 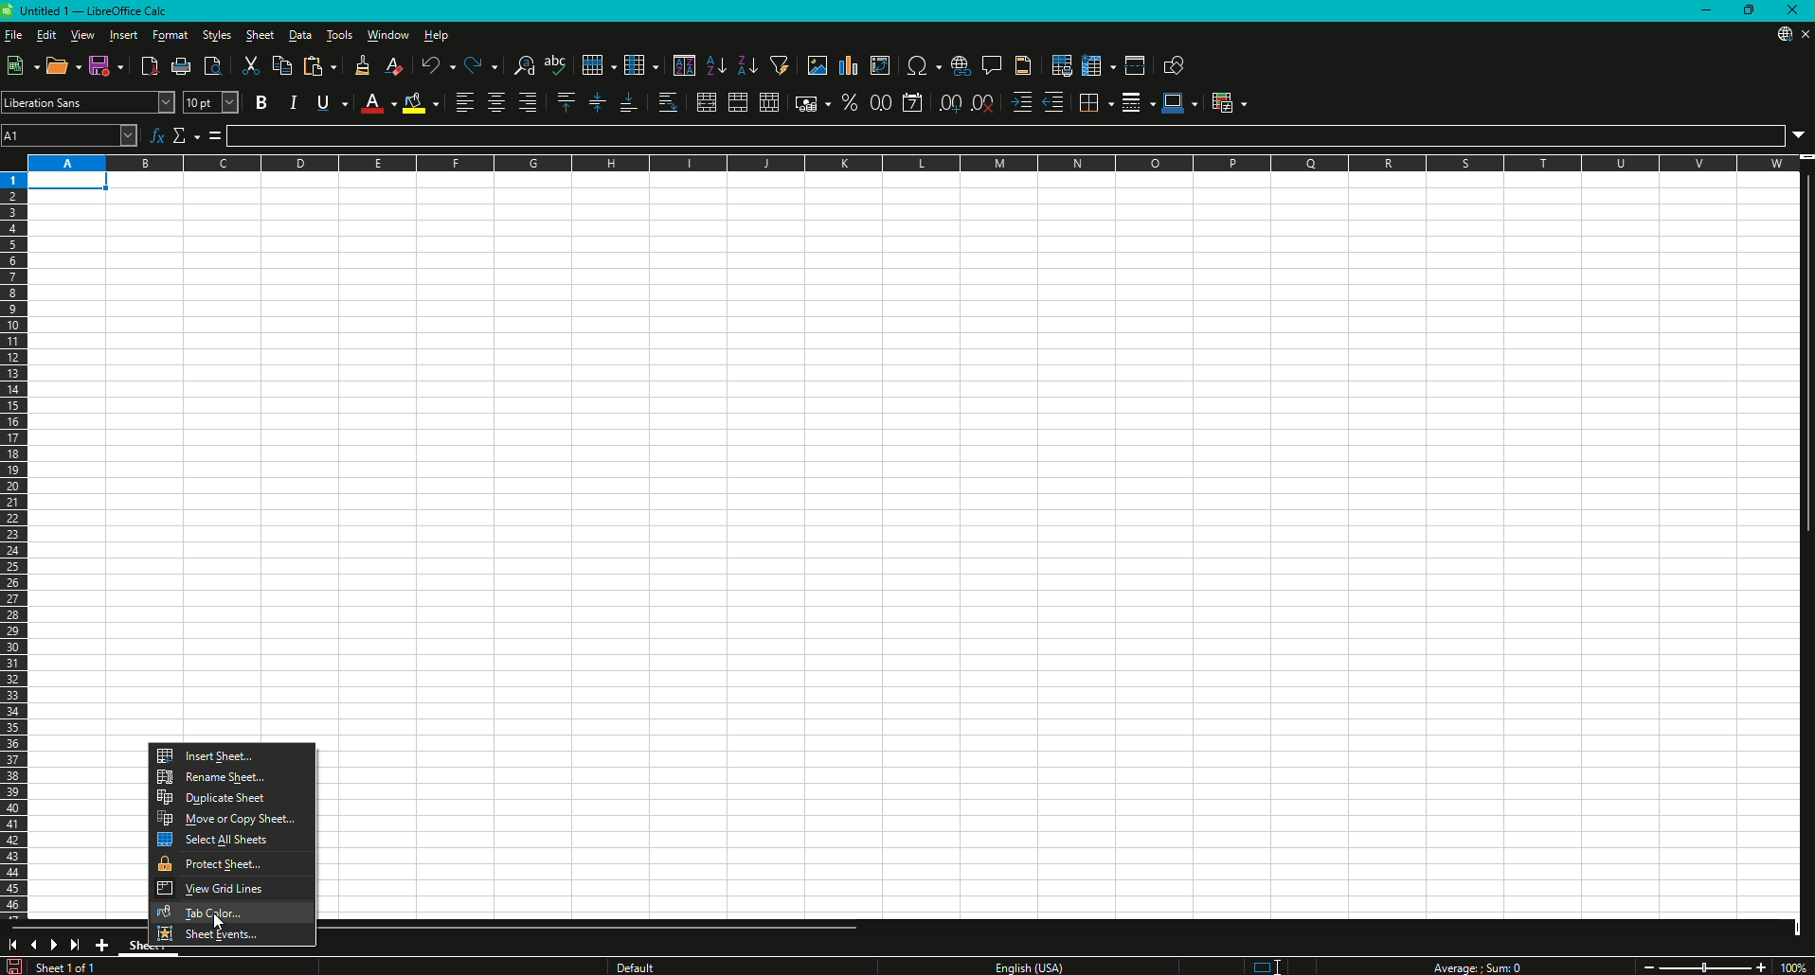 I want to click on Selected cell, so click(x=68, y=181).